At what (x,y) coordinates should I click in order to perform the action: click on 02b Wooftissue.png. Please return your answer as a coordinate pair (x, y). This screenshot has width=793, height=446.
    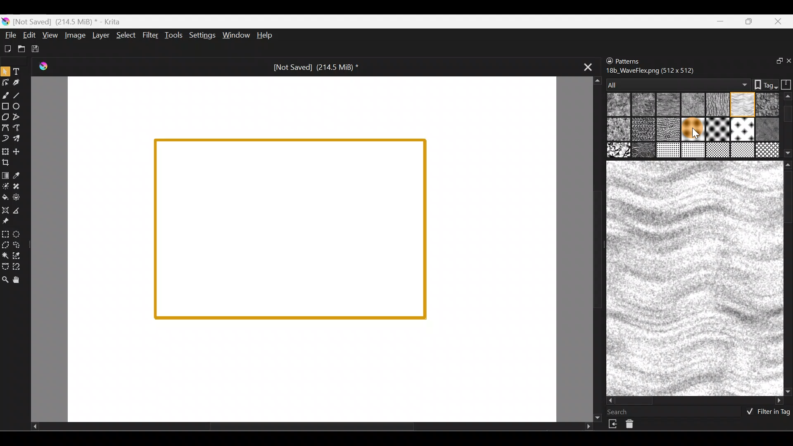
    Looking at the image, I should click on (666, 105).